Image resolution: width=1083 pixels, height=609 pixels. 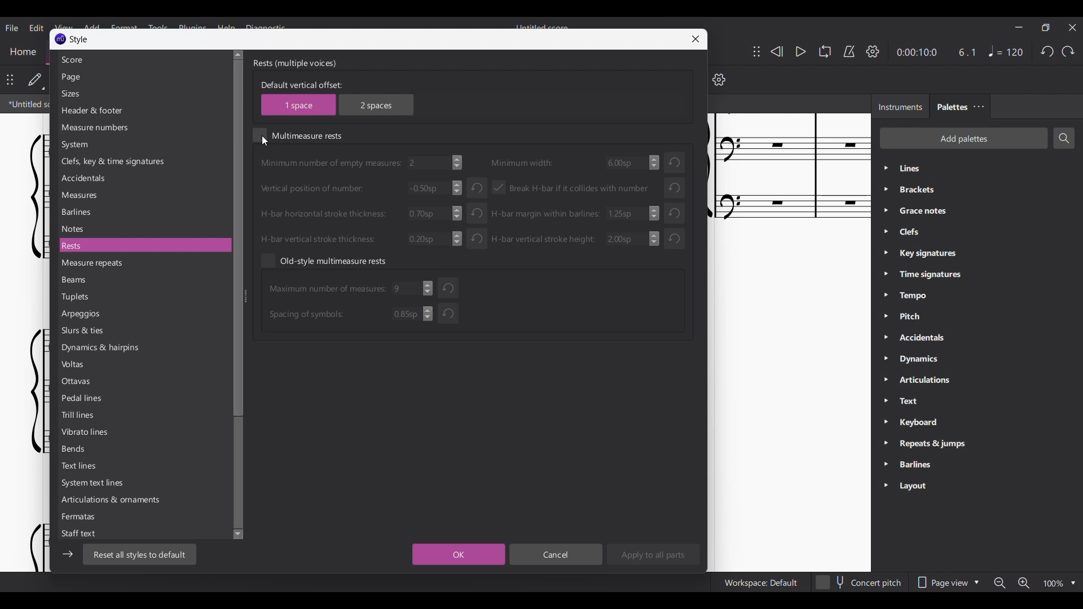 I want to click on Rewind, so click(x=776, y=51).